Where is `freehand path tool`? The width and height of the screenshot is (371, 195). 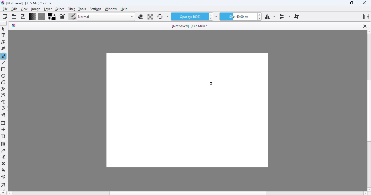 freehand path tool is located at coordinates (4, 102).